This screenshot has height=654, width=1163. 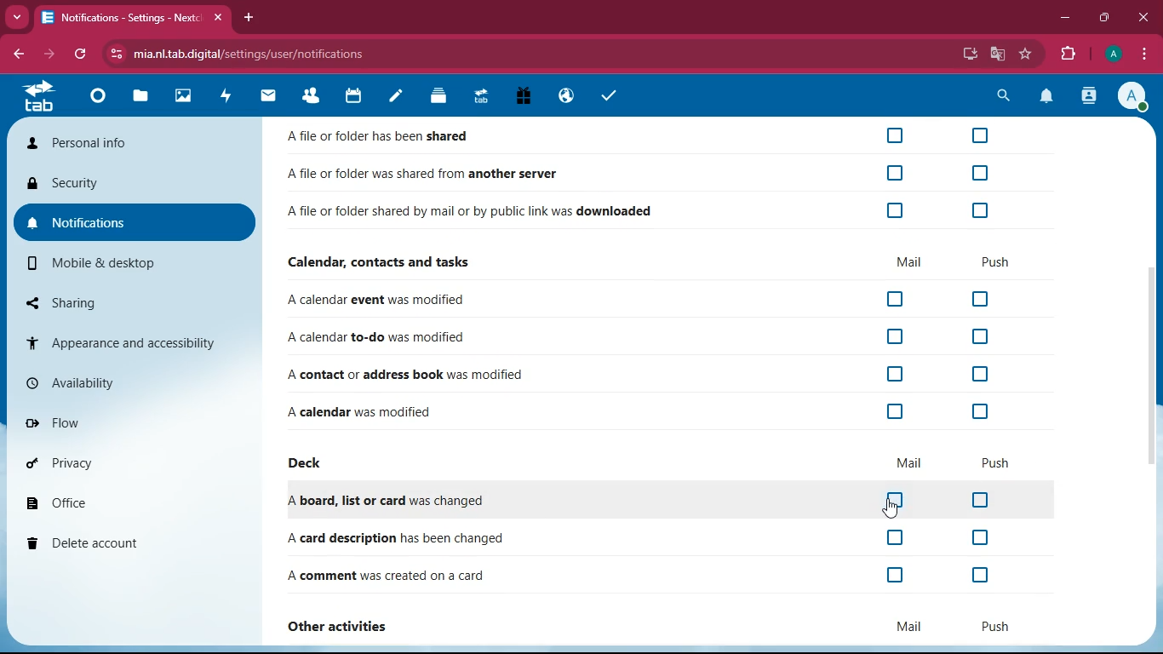 What do you see at coordinates (130, 545) in the screenshot?
I see `delete account` at bounding box center [130, 545].